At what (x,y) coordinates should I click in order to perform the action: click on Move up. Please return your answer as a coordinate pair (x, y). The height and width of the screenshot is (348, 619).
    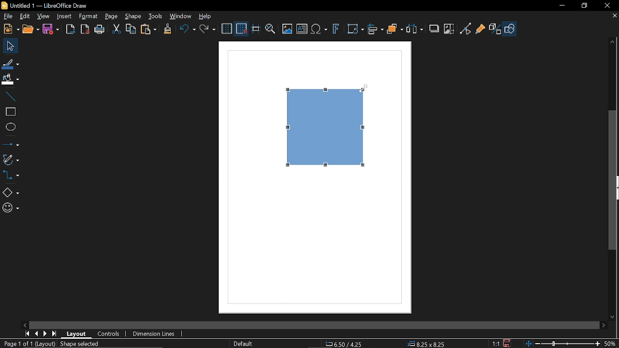
    Looking at the image, I should click on (611, 40).